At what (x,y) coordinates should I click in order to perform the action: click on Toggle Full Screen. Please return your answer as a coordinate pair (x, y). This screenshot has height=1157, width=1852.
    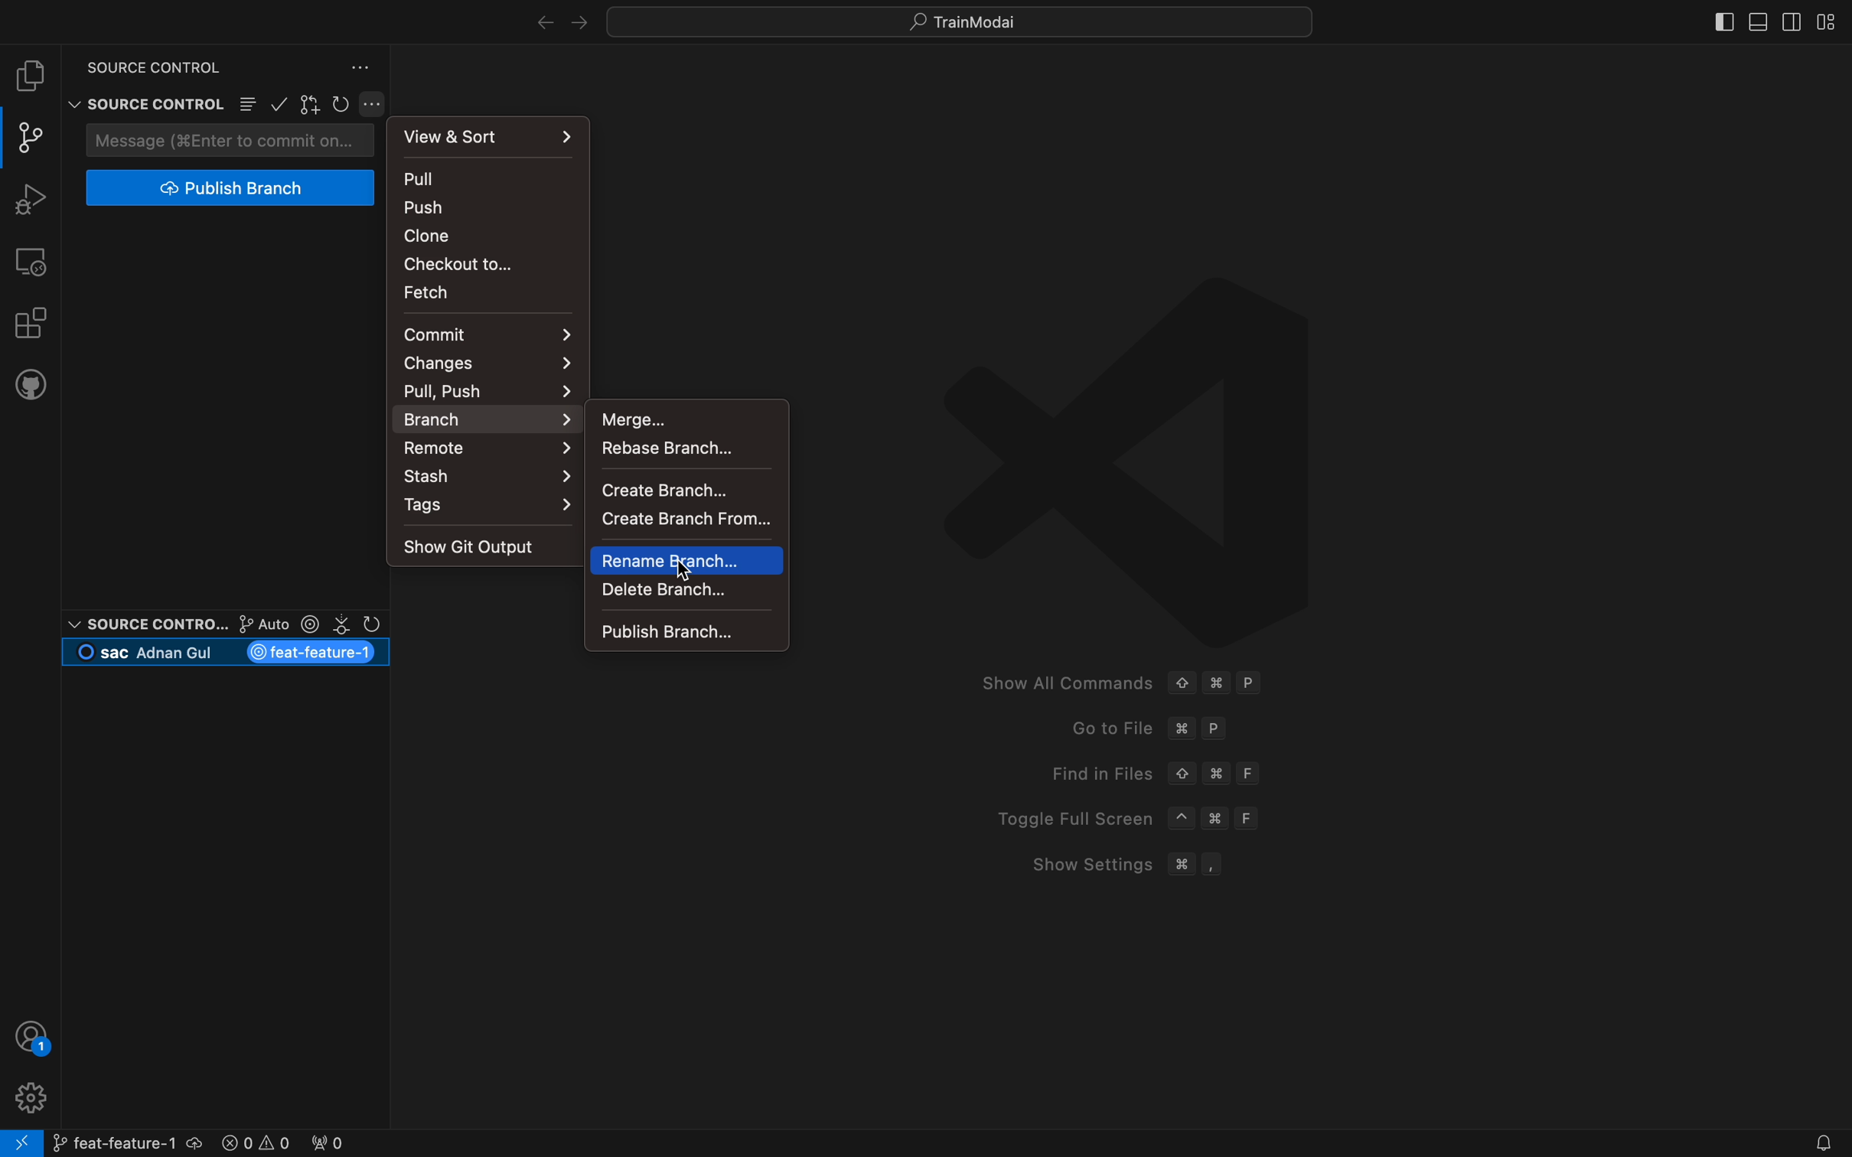
    Looking at the image, I should click on (1065, 819).